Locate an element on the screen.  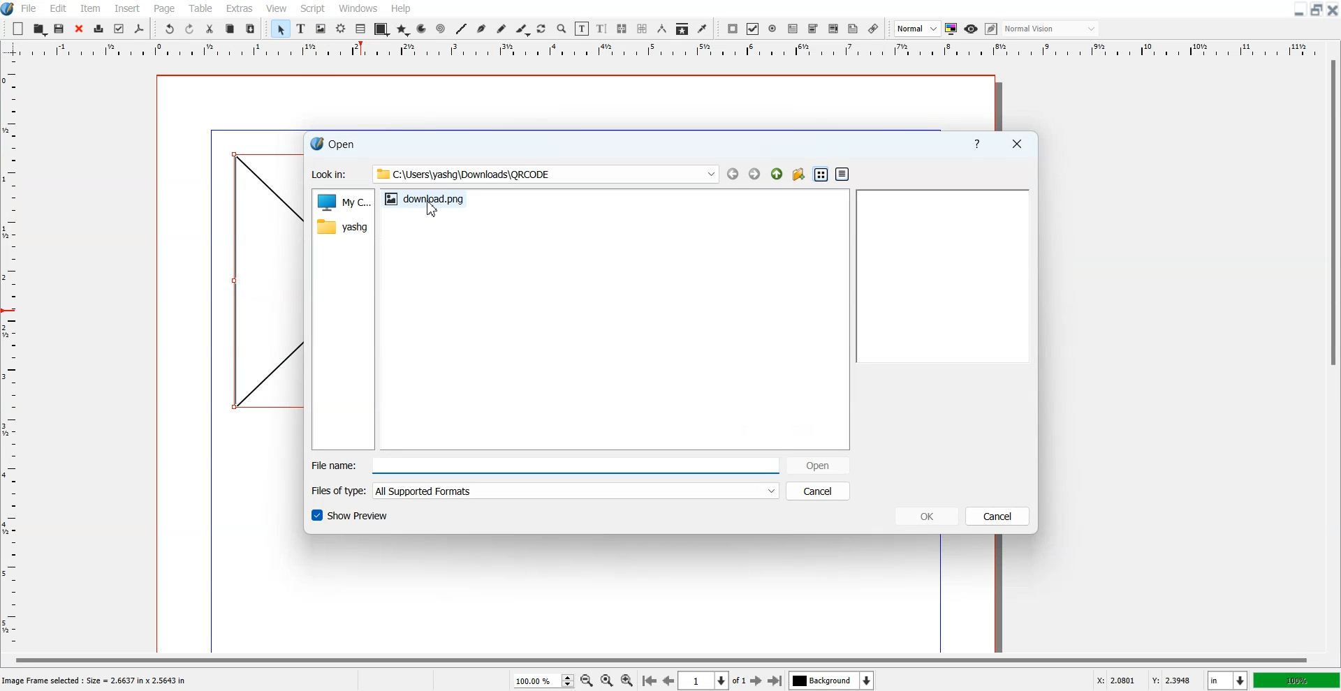
Measurements  is located at coordinates (661, 29).